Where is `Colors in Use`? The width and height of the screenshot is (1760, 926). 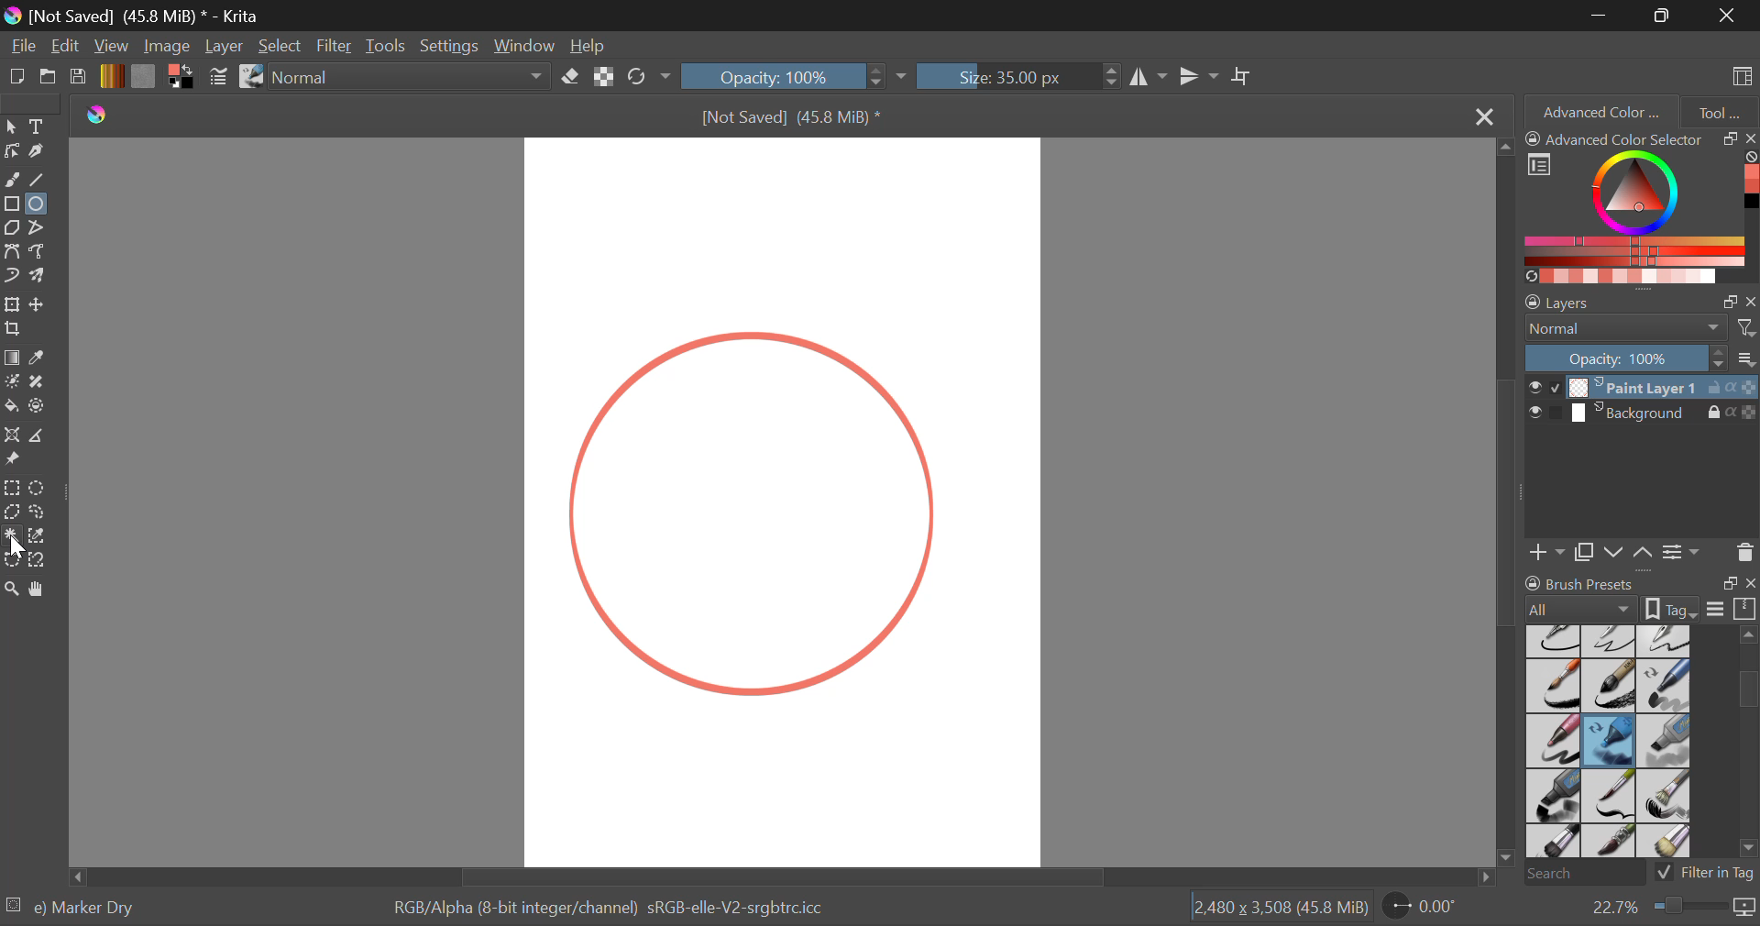 Colors in Use is located at coordinates (180, 77).